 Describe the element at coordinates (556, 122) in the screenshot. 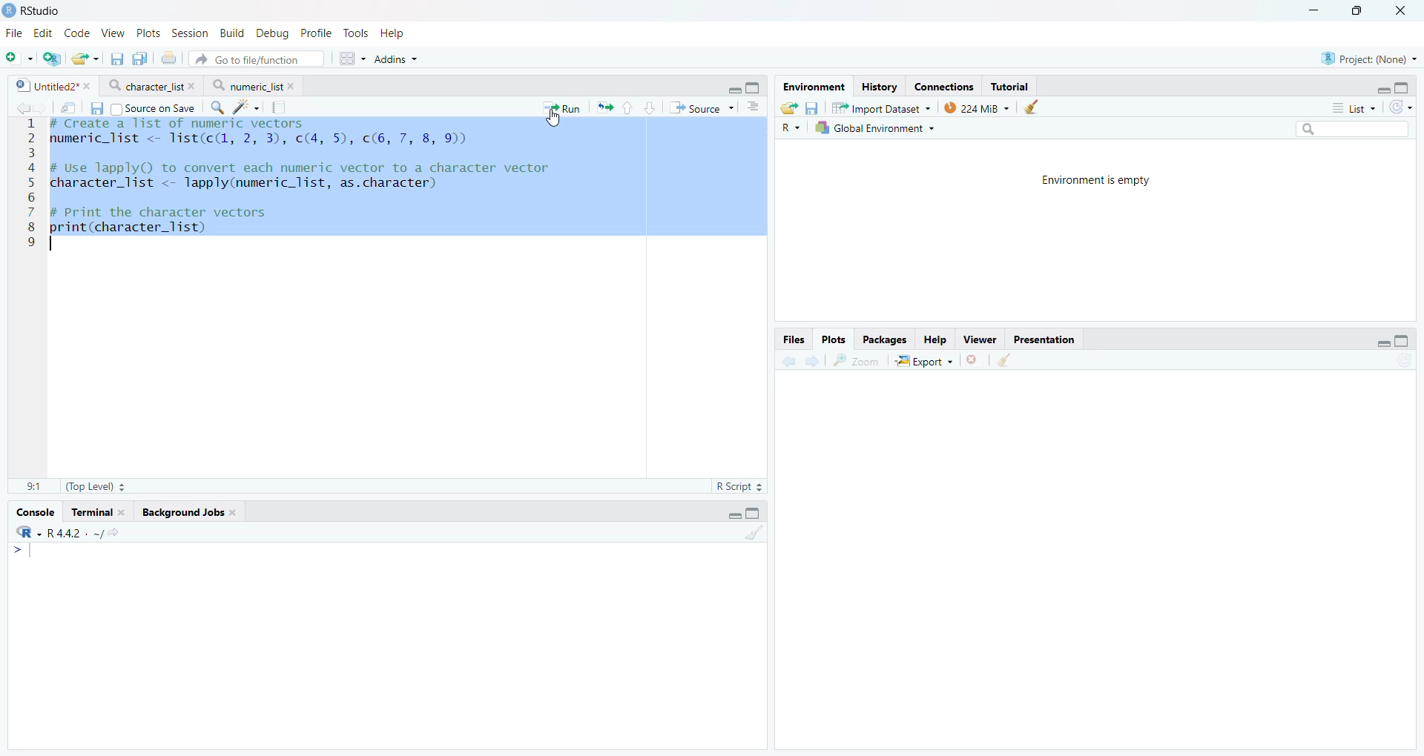

I see `Mouse Cursor` at that location.